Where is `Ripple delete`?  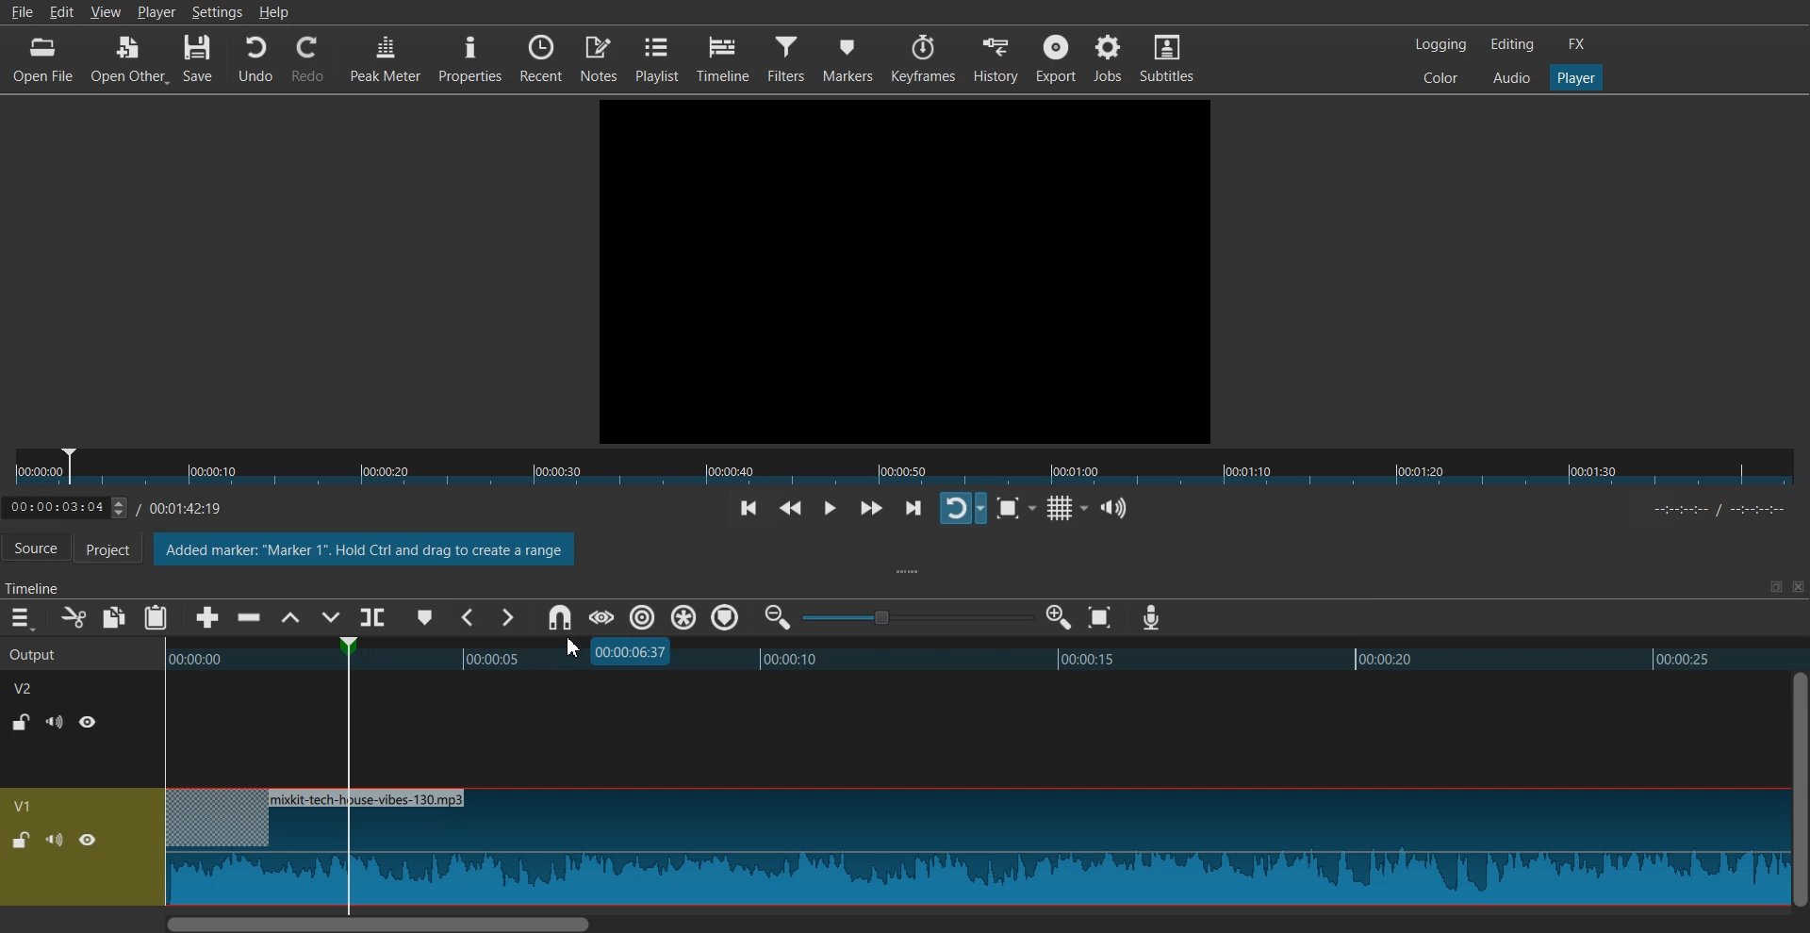
Ripple delete is located at coordinates (250, 618).